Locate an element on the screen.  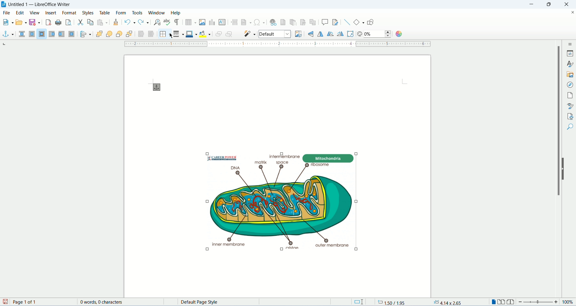
format is located at coordinates (70, 13).